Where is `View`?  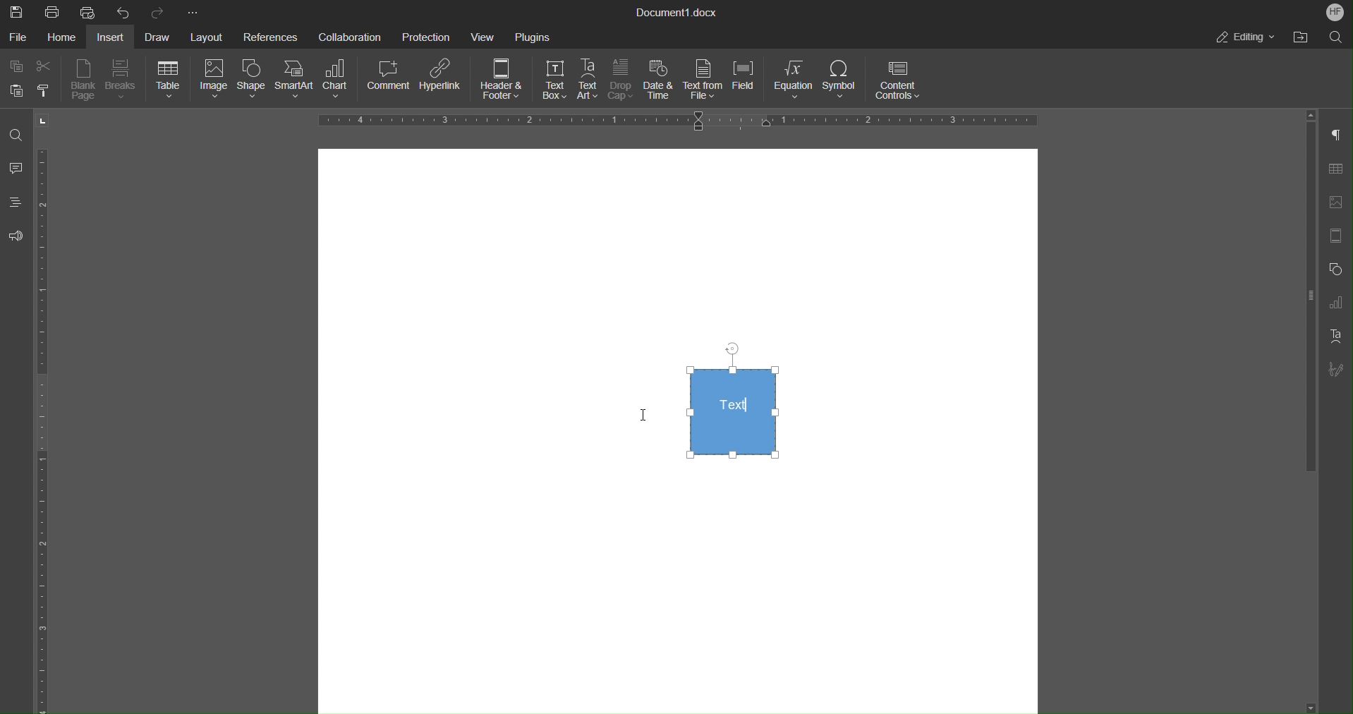
View is located at coordinates (486, 36).